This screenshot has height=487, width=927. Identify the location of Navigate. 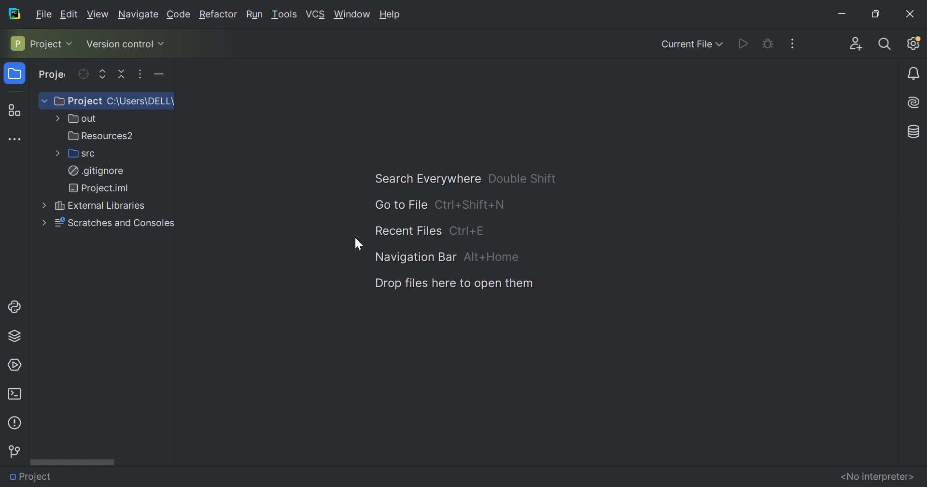
(138, 14).